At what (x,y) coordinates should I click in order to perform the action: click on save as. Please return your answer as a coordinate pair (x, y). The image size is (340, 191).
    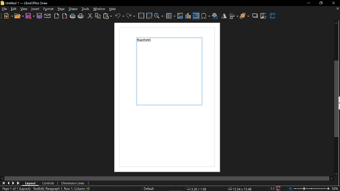
    Looking at the image, I should click on (39, 16).